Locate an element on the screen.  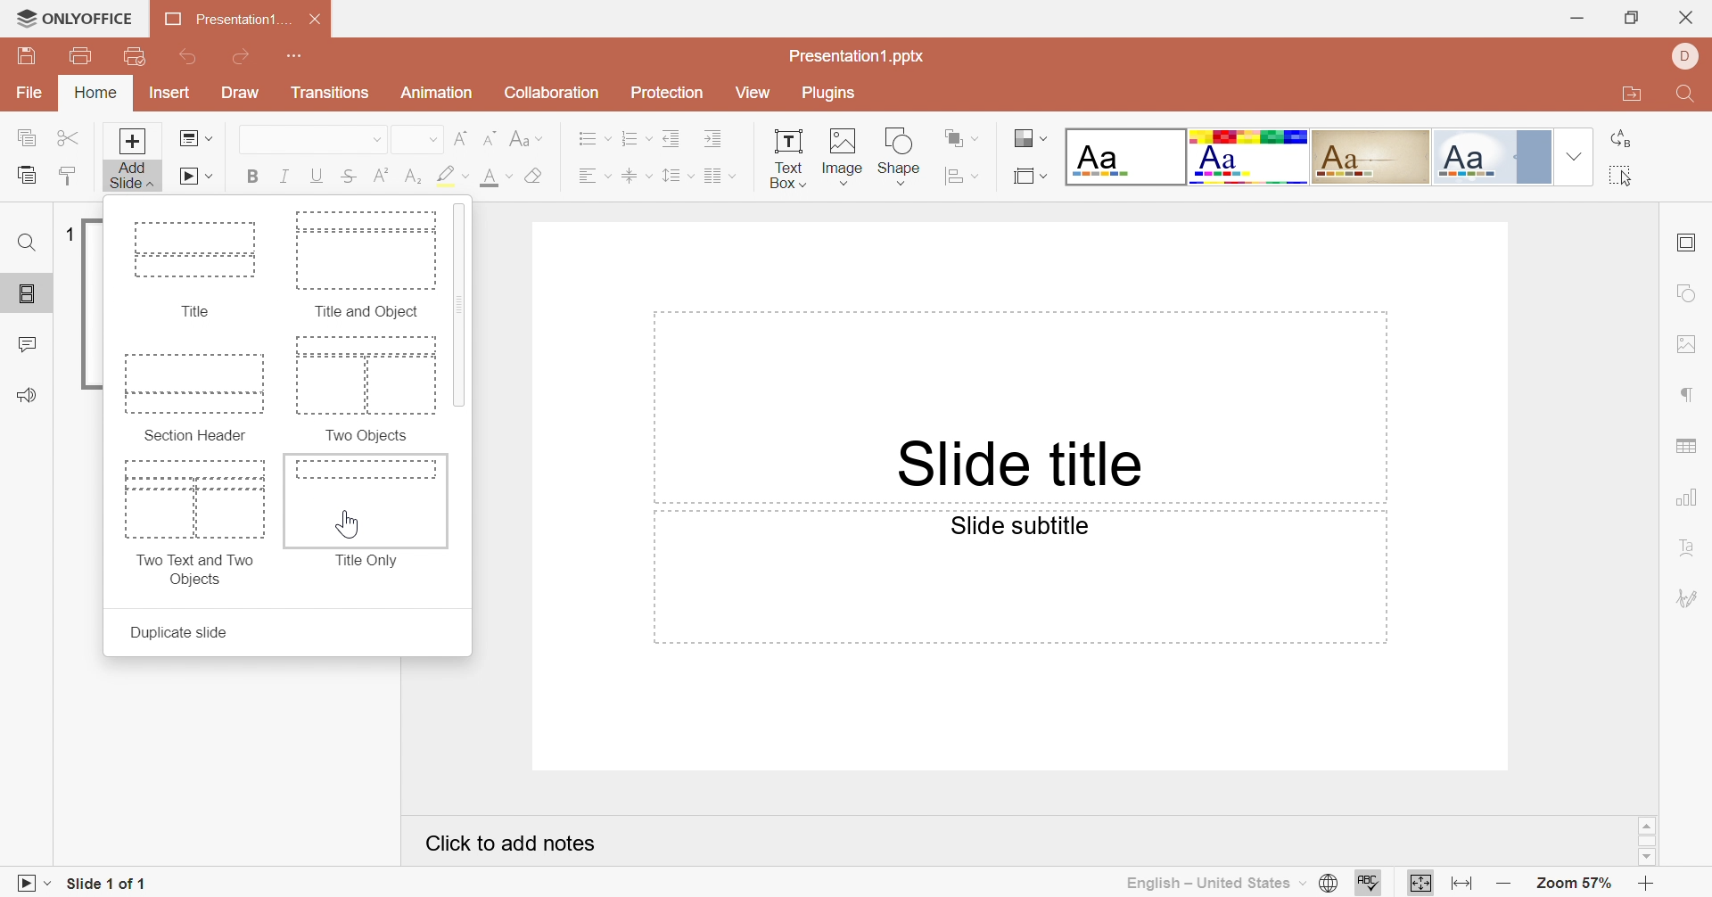
Font color is located at coordinates (497, 177).